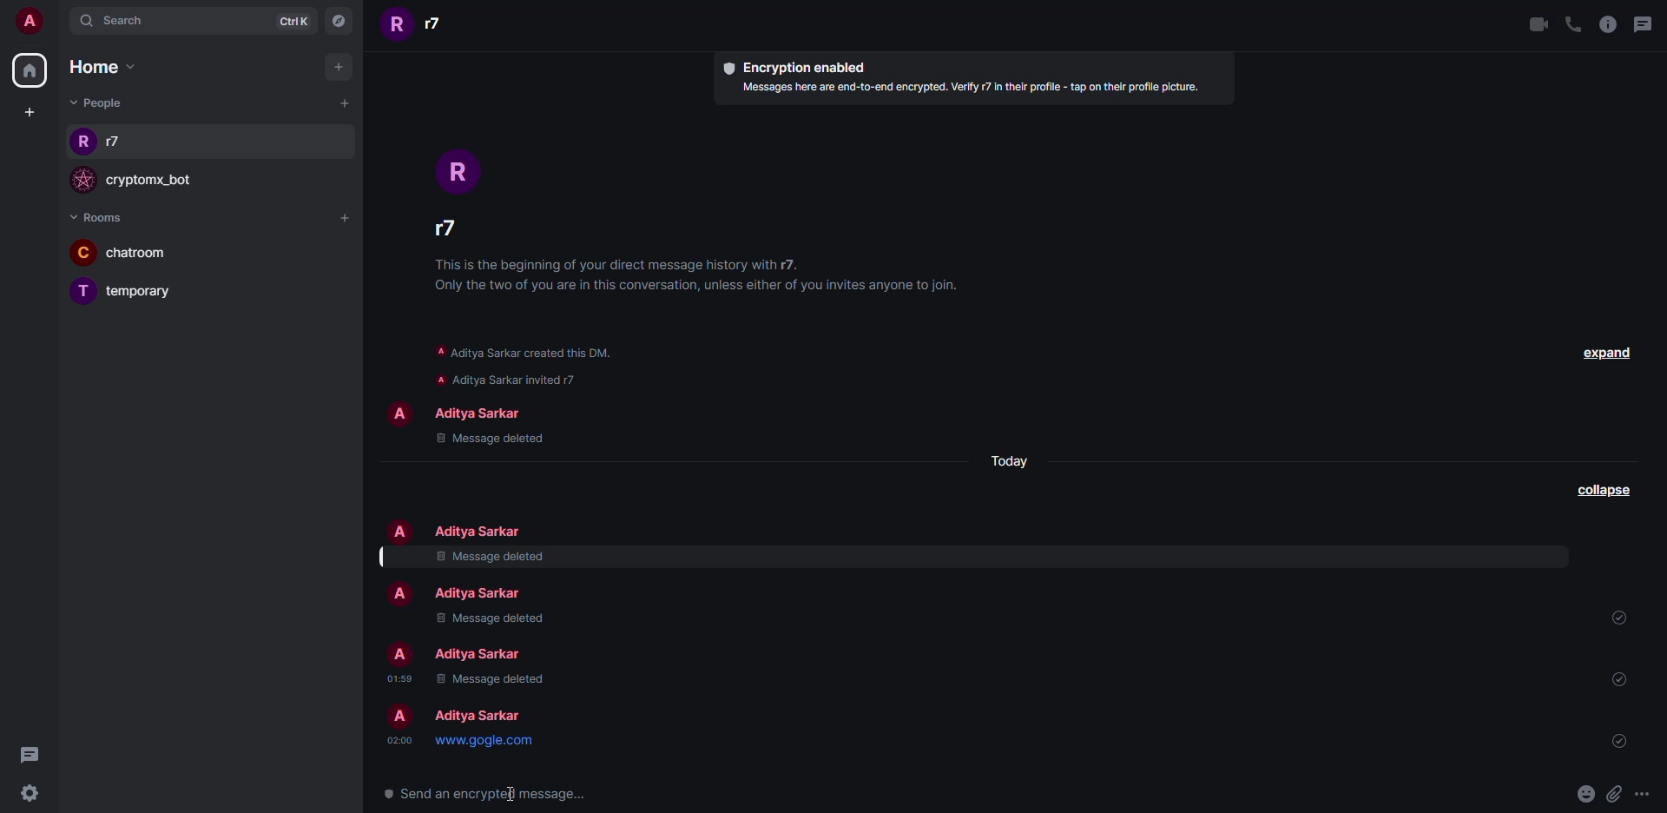 Image resolution: width=1667 pixels, height=813 pixels. I want to click on info, so click(973, 89).